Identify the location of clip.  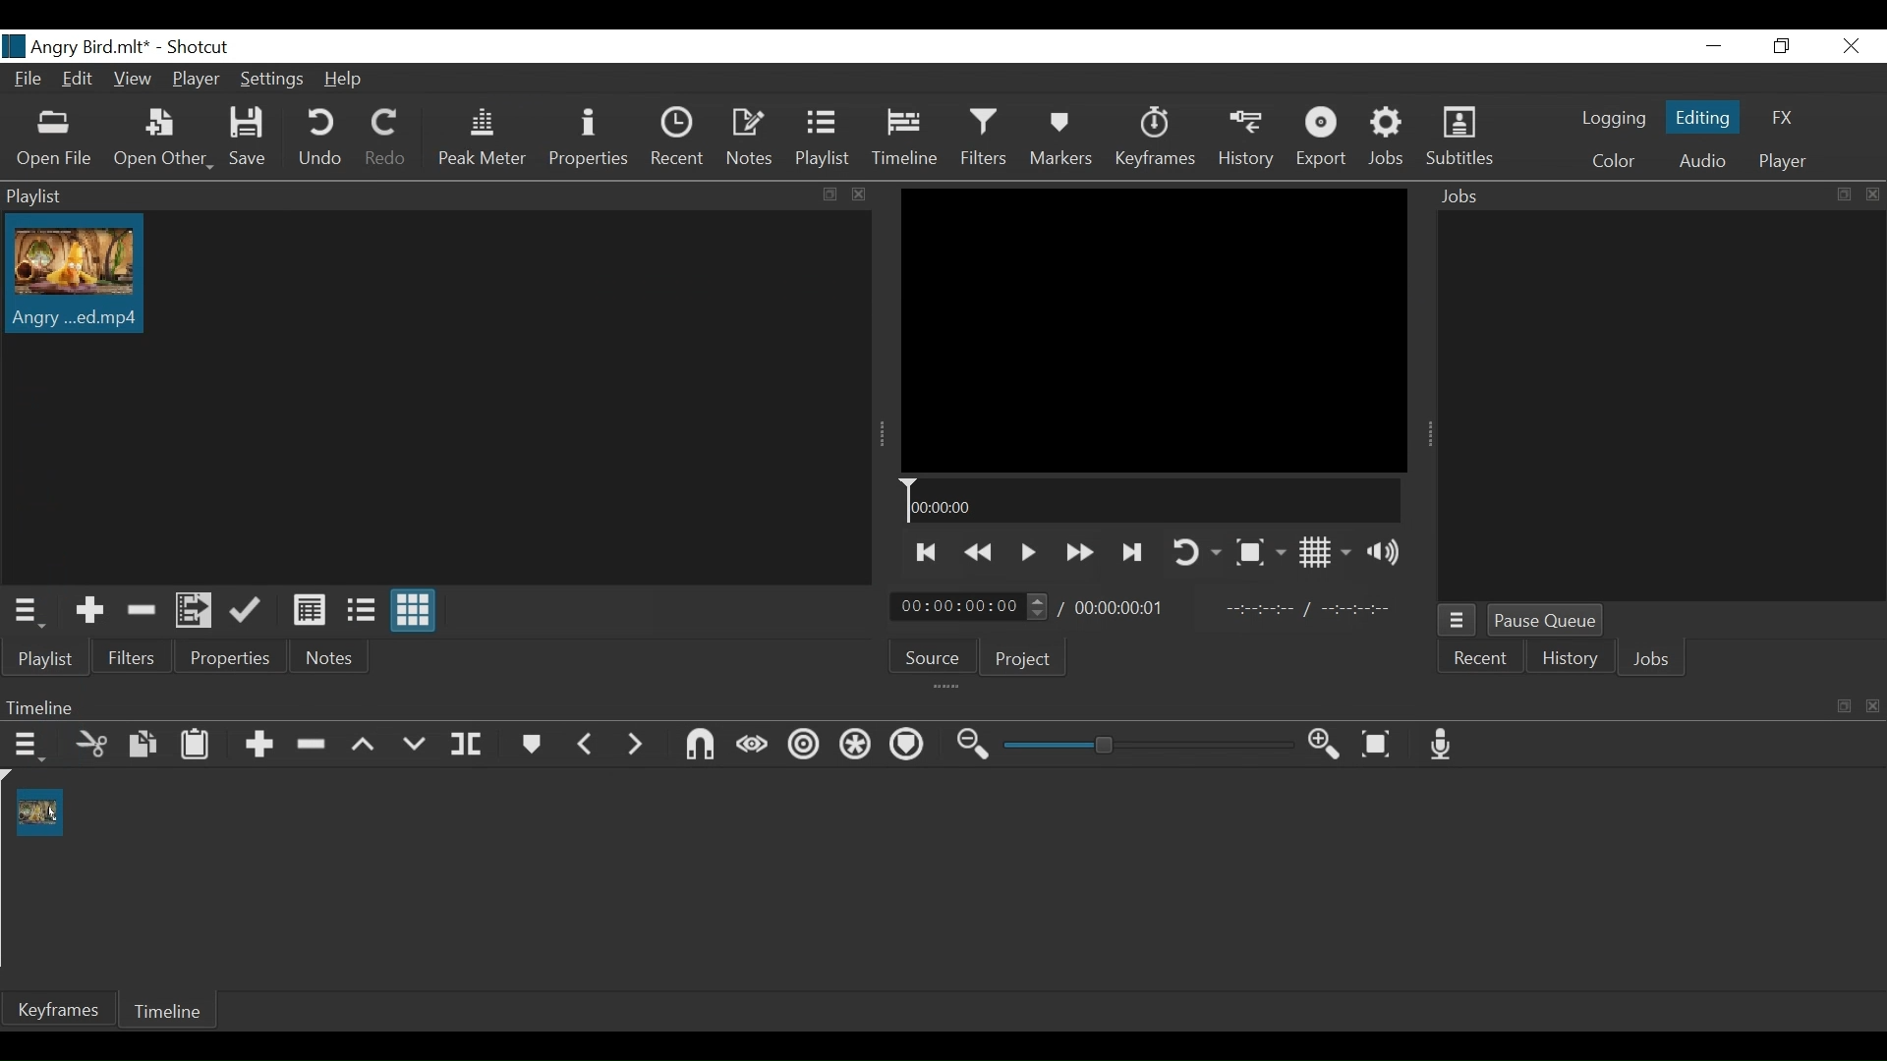
(39, 812).